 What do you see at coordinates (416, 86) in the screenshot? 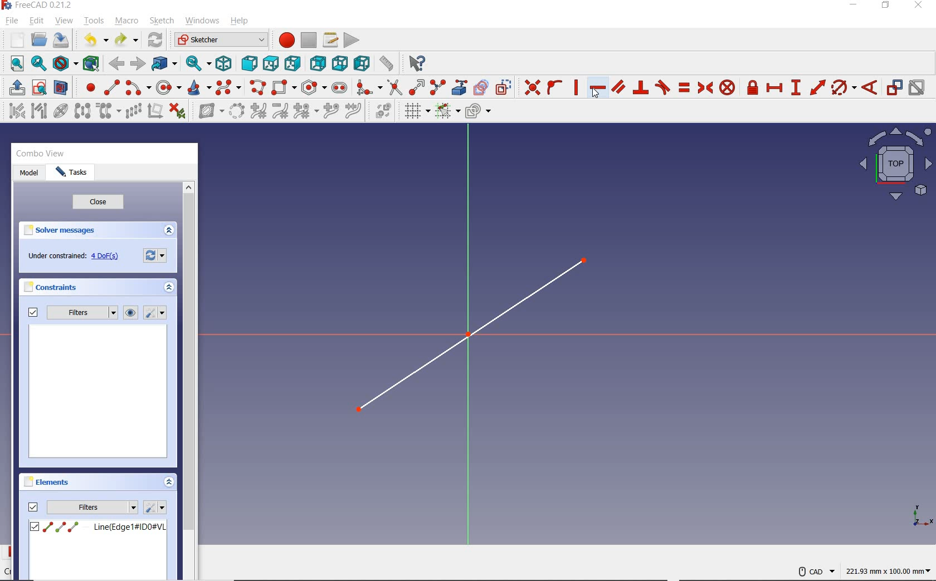
I see `EXTEND EDGE` at bounding box center [416, 86].